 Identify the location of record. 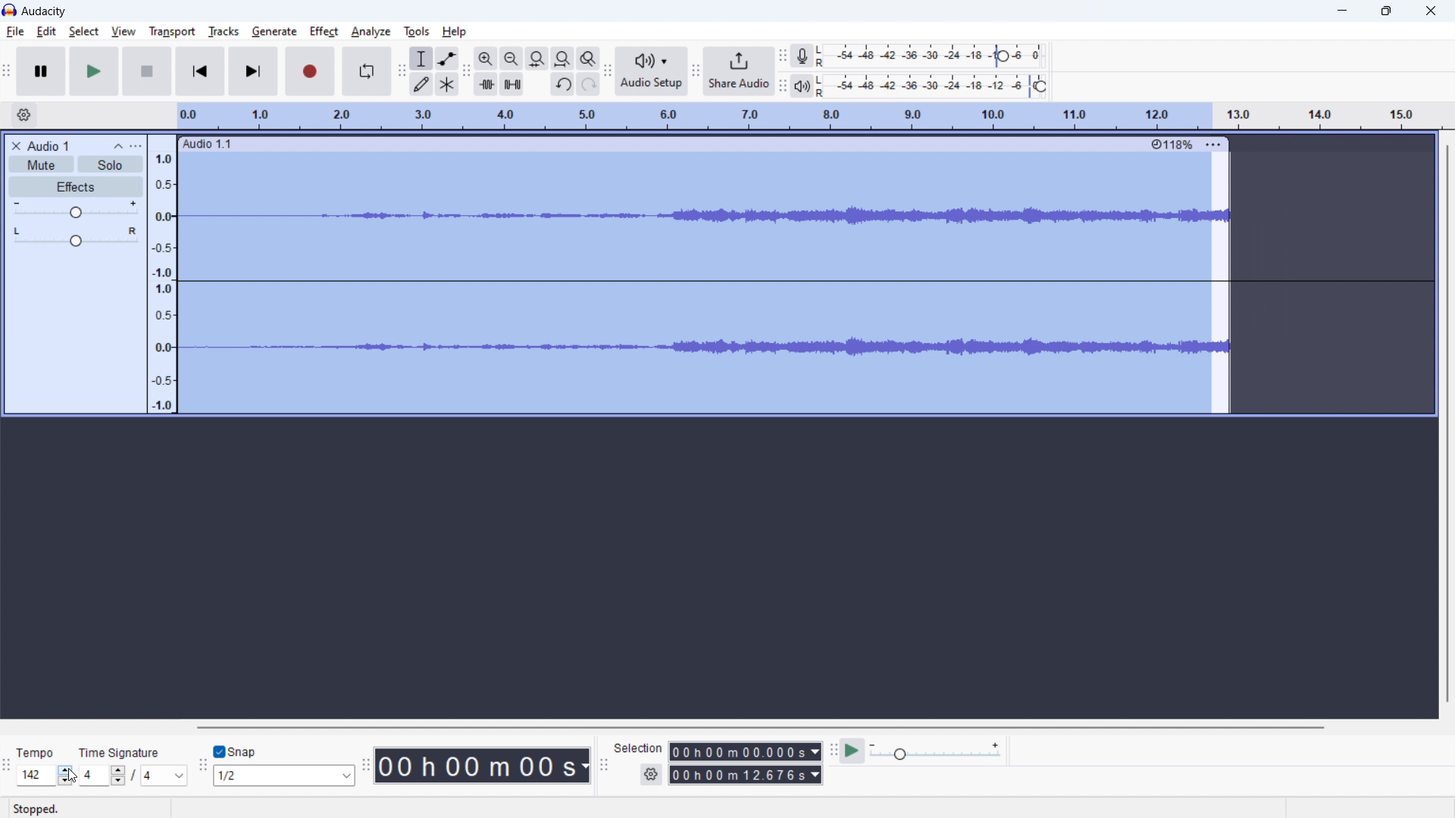
(310, 71).